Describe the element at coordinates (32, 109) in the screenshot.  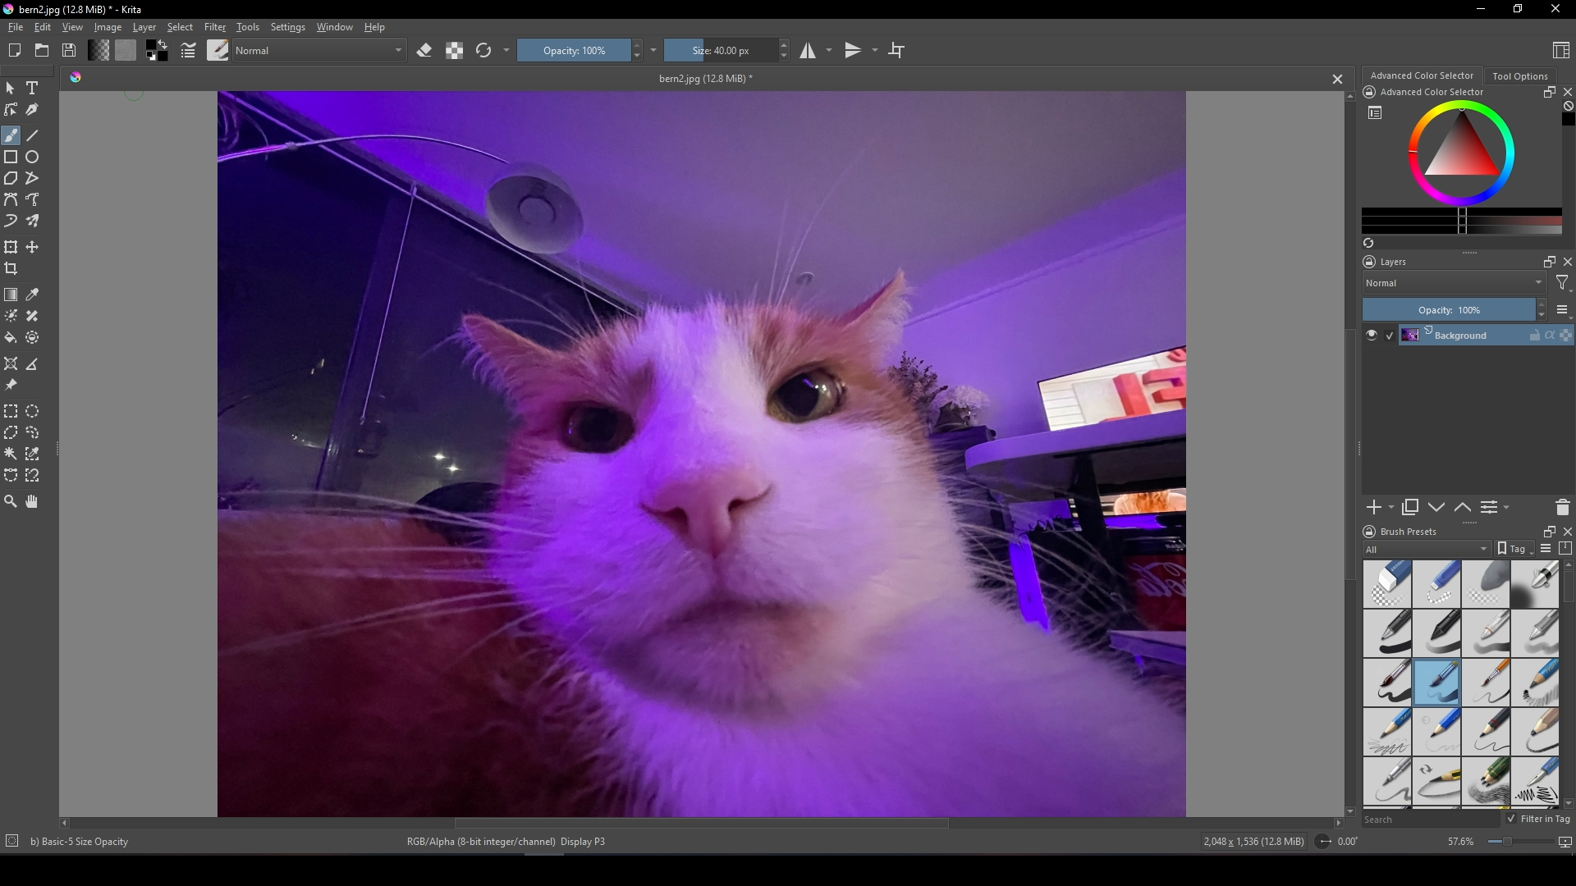
I see `Calligraphy` at that location.